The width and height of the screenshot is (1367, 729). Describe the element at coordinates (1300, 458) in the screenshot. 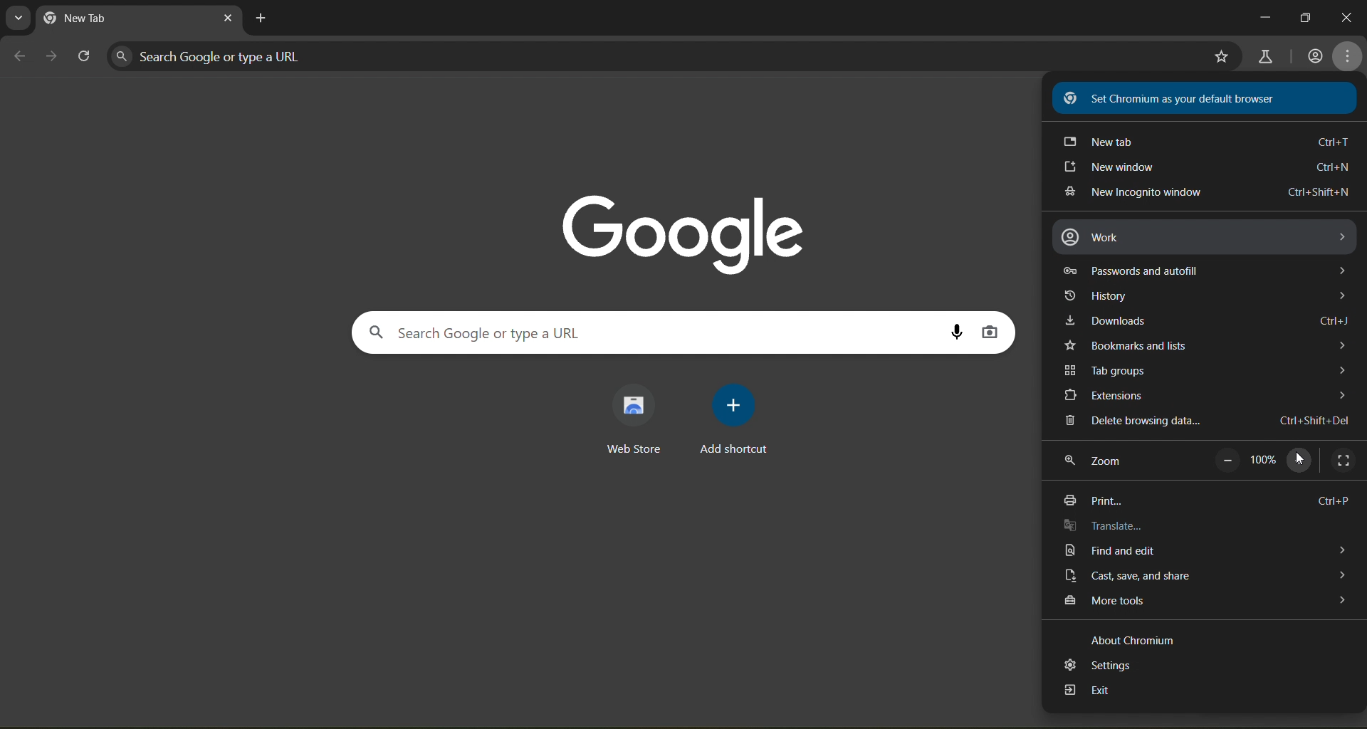

I see `Cursor` at that location.